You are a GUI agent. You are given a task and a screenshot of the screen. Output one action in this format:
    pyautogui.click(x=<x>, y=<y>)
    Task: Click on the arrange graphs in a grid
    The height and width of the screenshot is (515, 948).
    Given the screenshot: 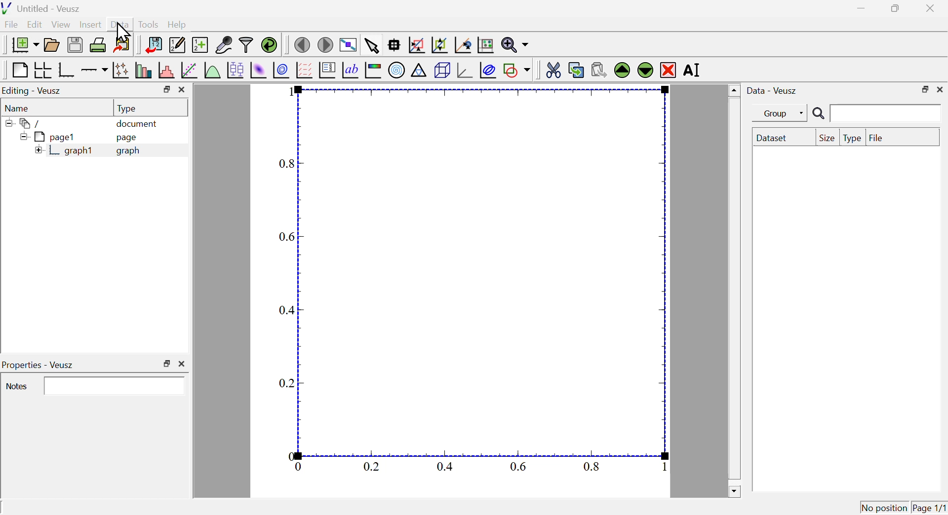 What is the action you would take?
    pyautogui.click(x=42, y=71)
    